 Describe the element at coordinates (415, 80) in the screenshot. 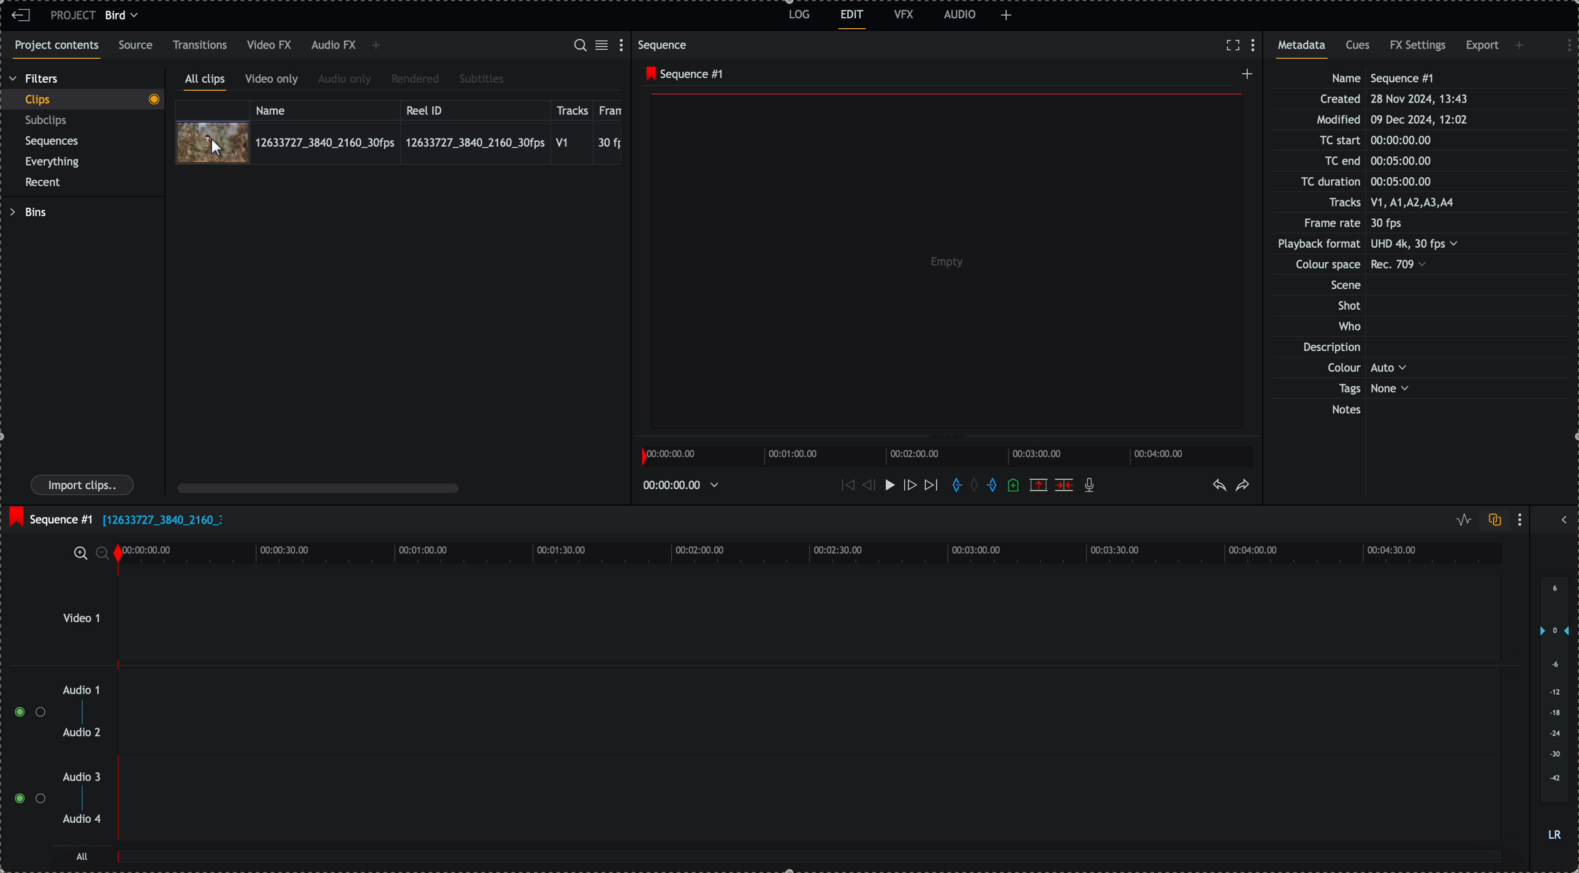

I see `rendered` at that location.